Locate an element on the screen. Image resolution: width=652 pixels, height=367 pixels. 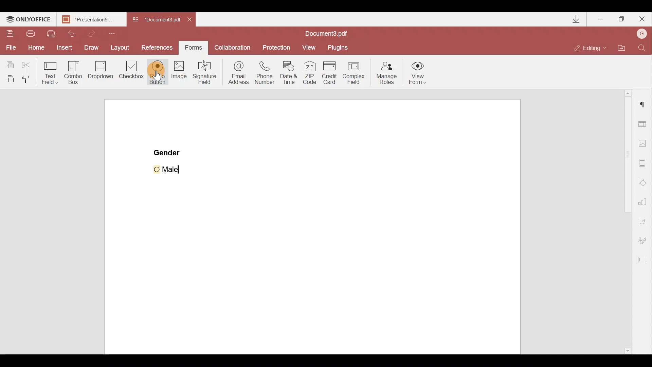
Insert is located at coordinates (64, 48).